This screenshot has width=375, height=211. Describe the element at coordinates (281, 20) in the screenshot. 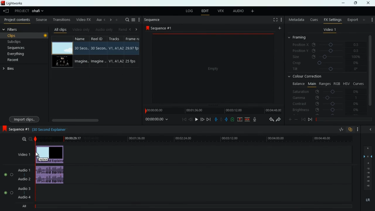

I see `Setting` at that location.